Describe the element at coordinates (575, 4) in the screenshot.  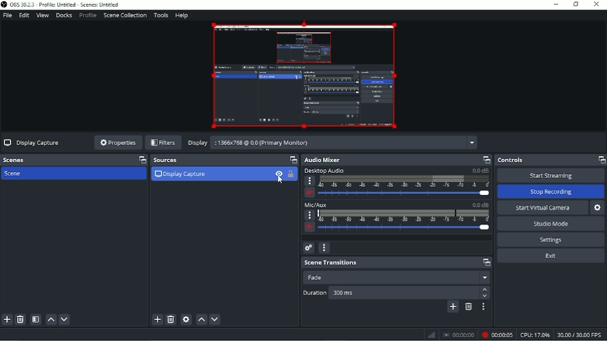
I see `Restore down` at that location.